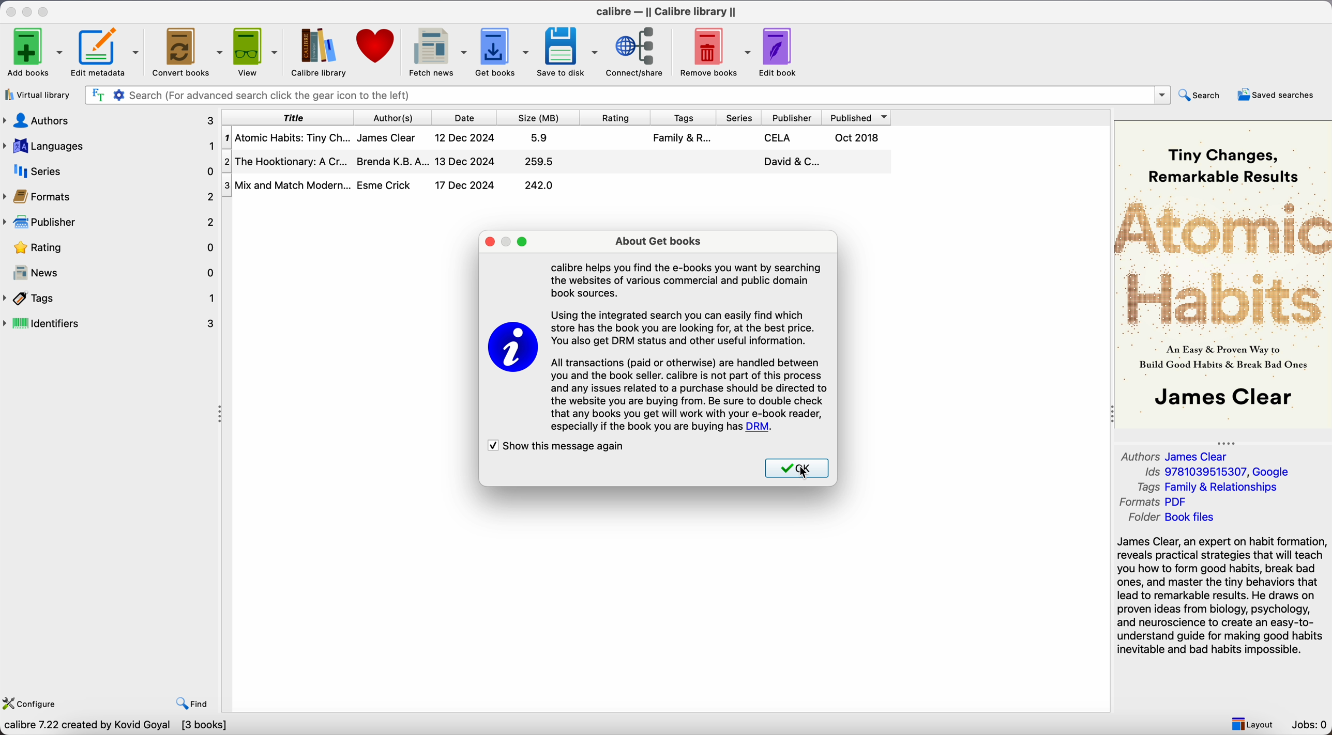 The image size is (1332, 735). What do you see at coordinates (637, 52) in the screenshot?
I see `connect/share` at bounding box center [637, 52].